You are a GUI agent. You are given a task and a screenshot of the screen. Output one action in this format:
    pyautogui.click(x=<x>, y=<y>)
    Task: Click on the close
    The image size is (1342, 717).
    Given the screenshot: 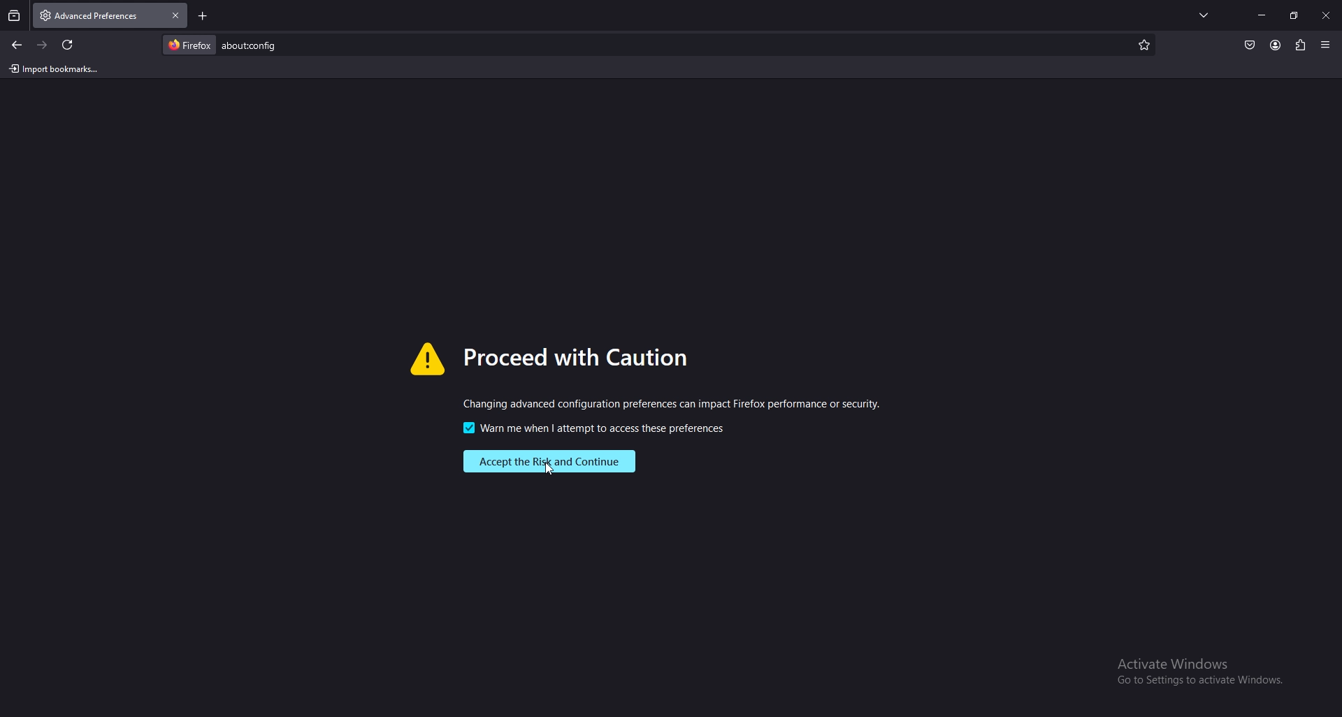 What is the action you would take?
    pyautogui.click(x=1325, y=17)
    